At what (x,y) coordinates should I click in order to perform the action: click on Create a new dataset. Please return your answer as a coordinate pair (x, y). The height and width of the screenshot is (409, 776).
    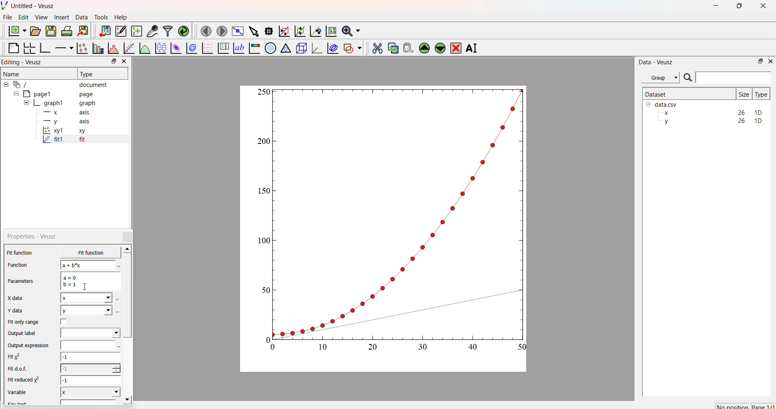
    Looking at the image, I should click on (136, 31).